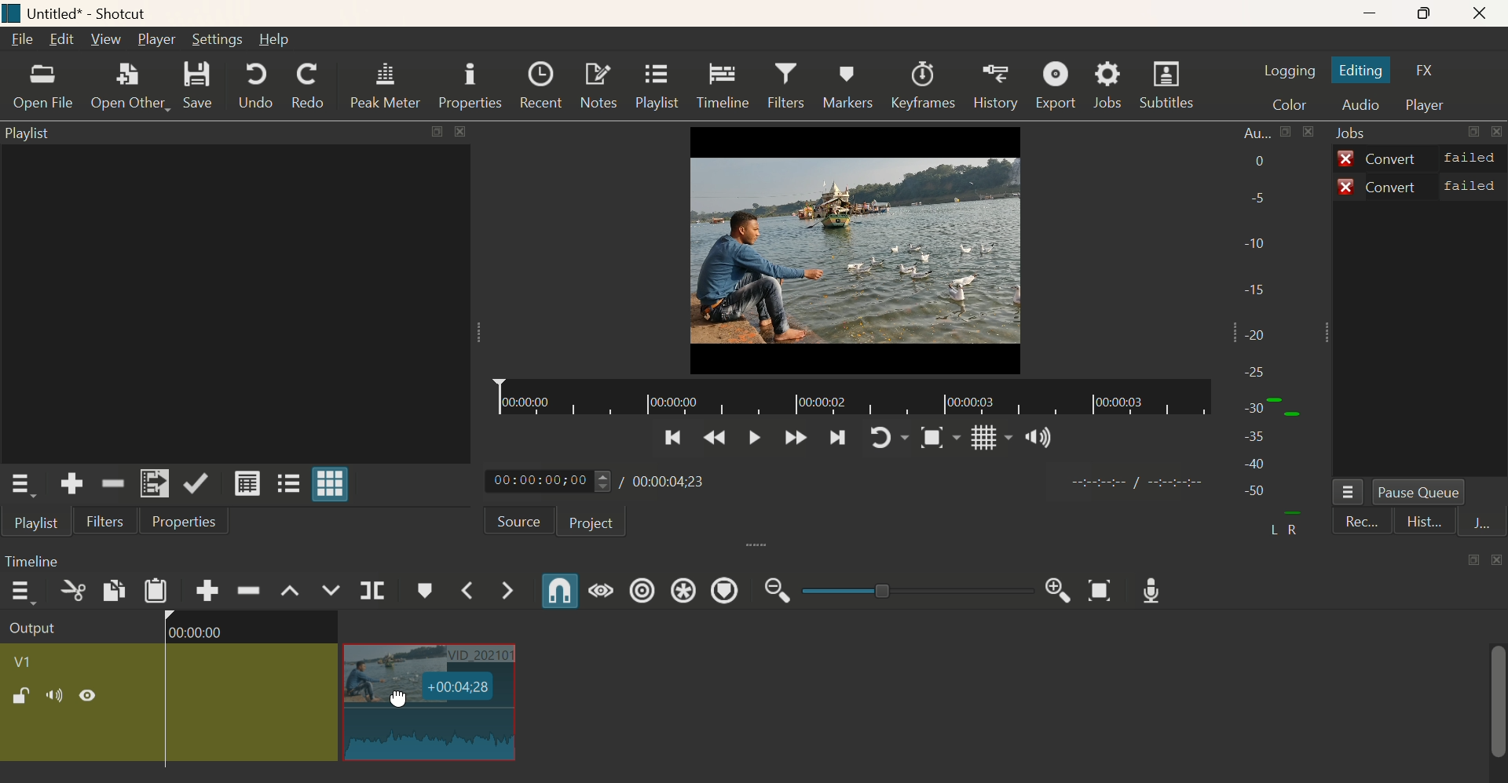  What do you see at coordinates (159, 593) in the screenshot?
I see `Paste` at bounding box center [159, 593].